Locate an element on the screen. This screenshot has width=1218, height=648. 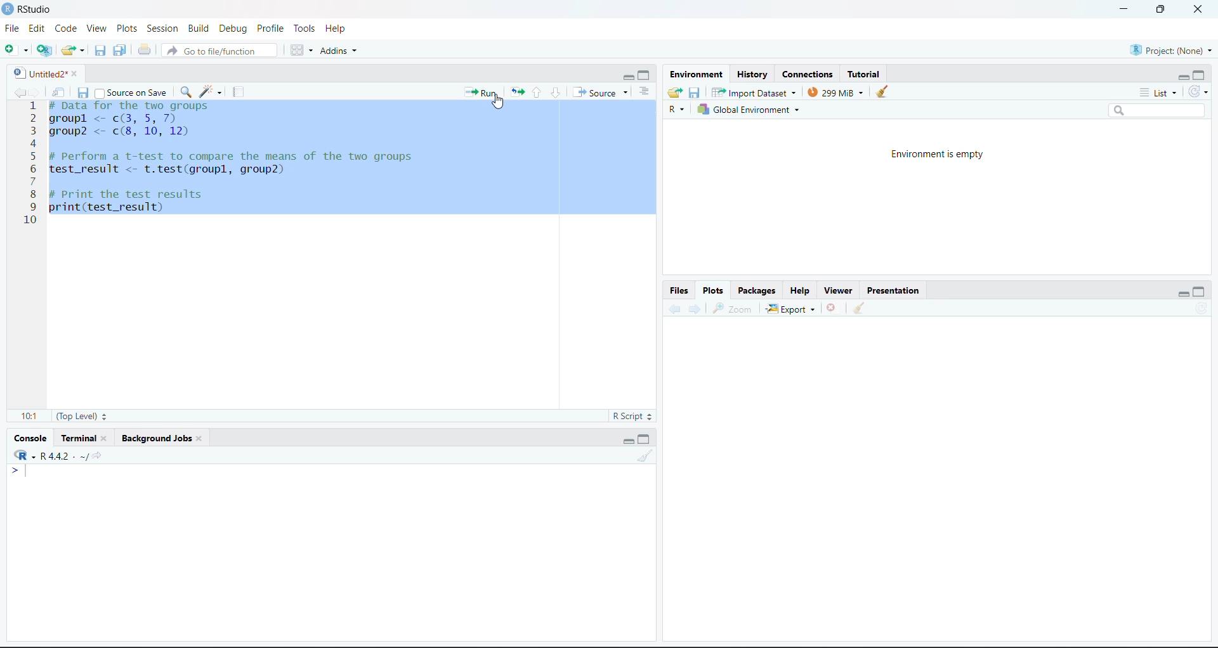
Environment is located at coordinates (695, 73).